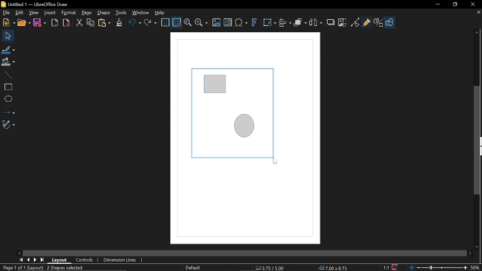 Image resolution: width=482 pixels, height=271 pixels. I want to click on Copy, so click(90, 23).